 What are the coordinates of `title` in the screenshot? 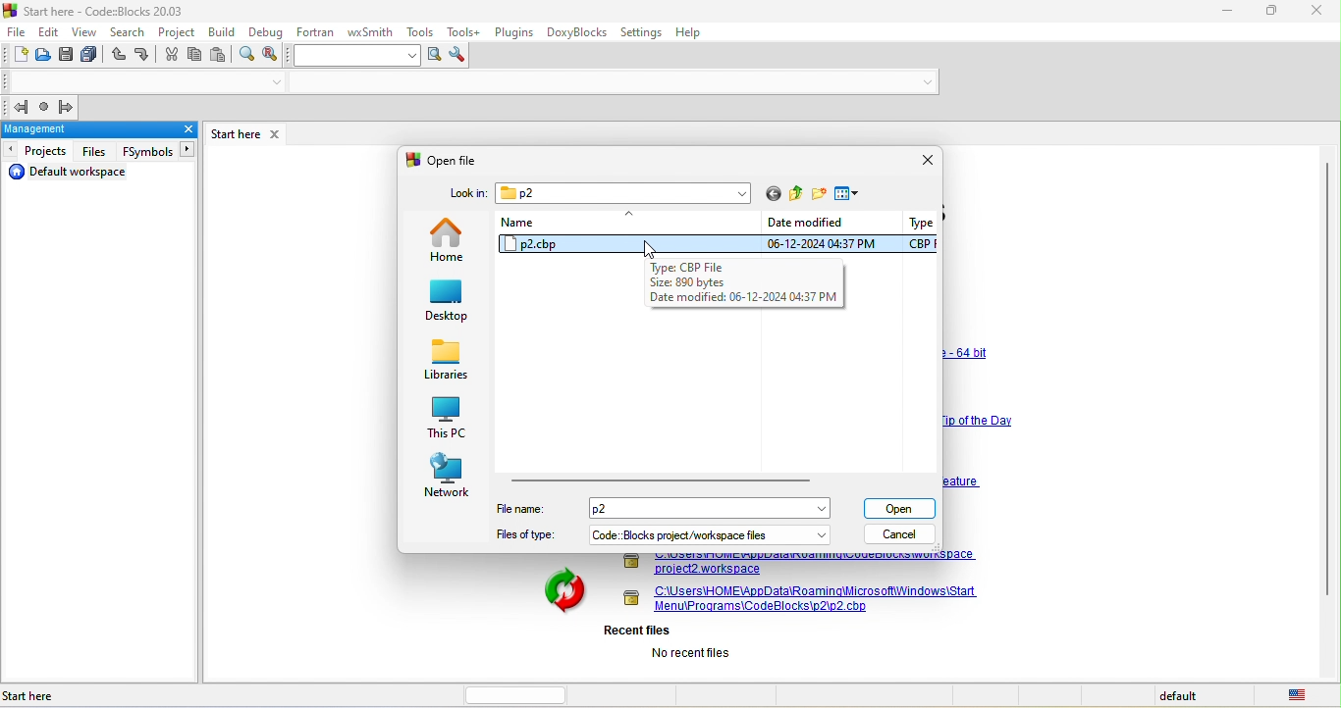 It's located at (96, 11).